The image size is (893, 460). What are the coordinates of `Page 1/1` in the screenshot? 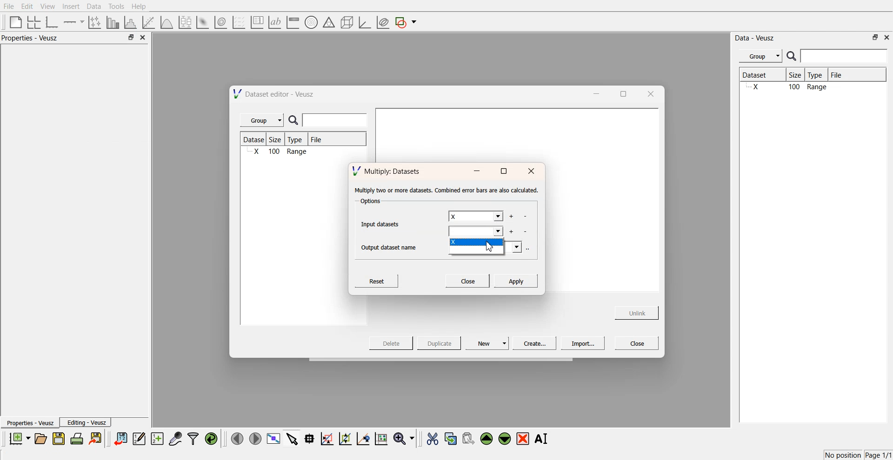 It's located at (879, 455).